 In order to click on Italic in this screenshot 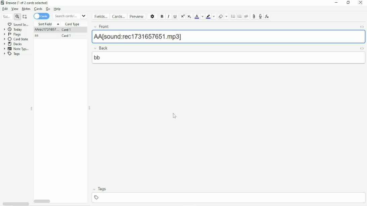, I will do `click(169, 17)`.